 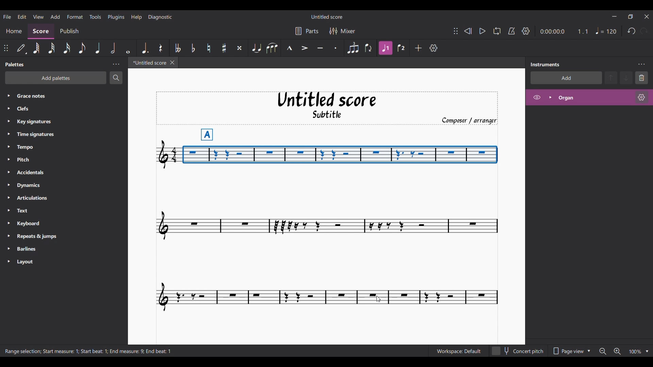 What do you see at coordinates (469, 120) in the screenshot?
I see `Composer/arranger` at bounding box center [469, 120].